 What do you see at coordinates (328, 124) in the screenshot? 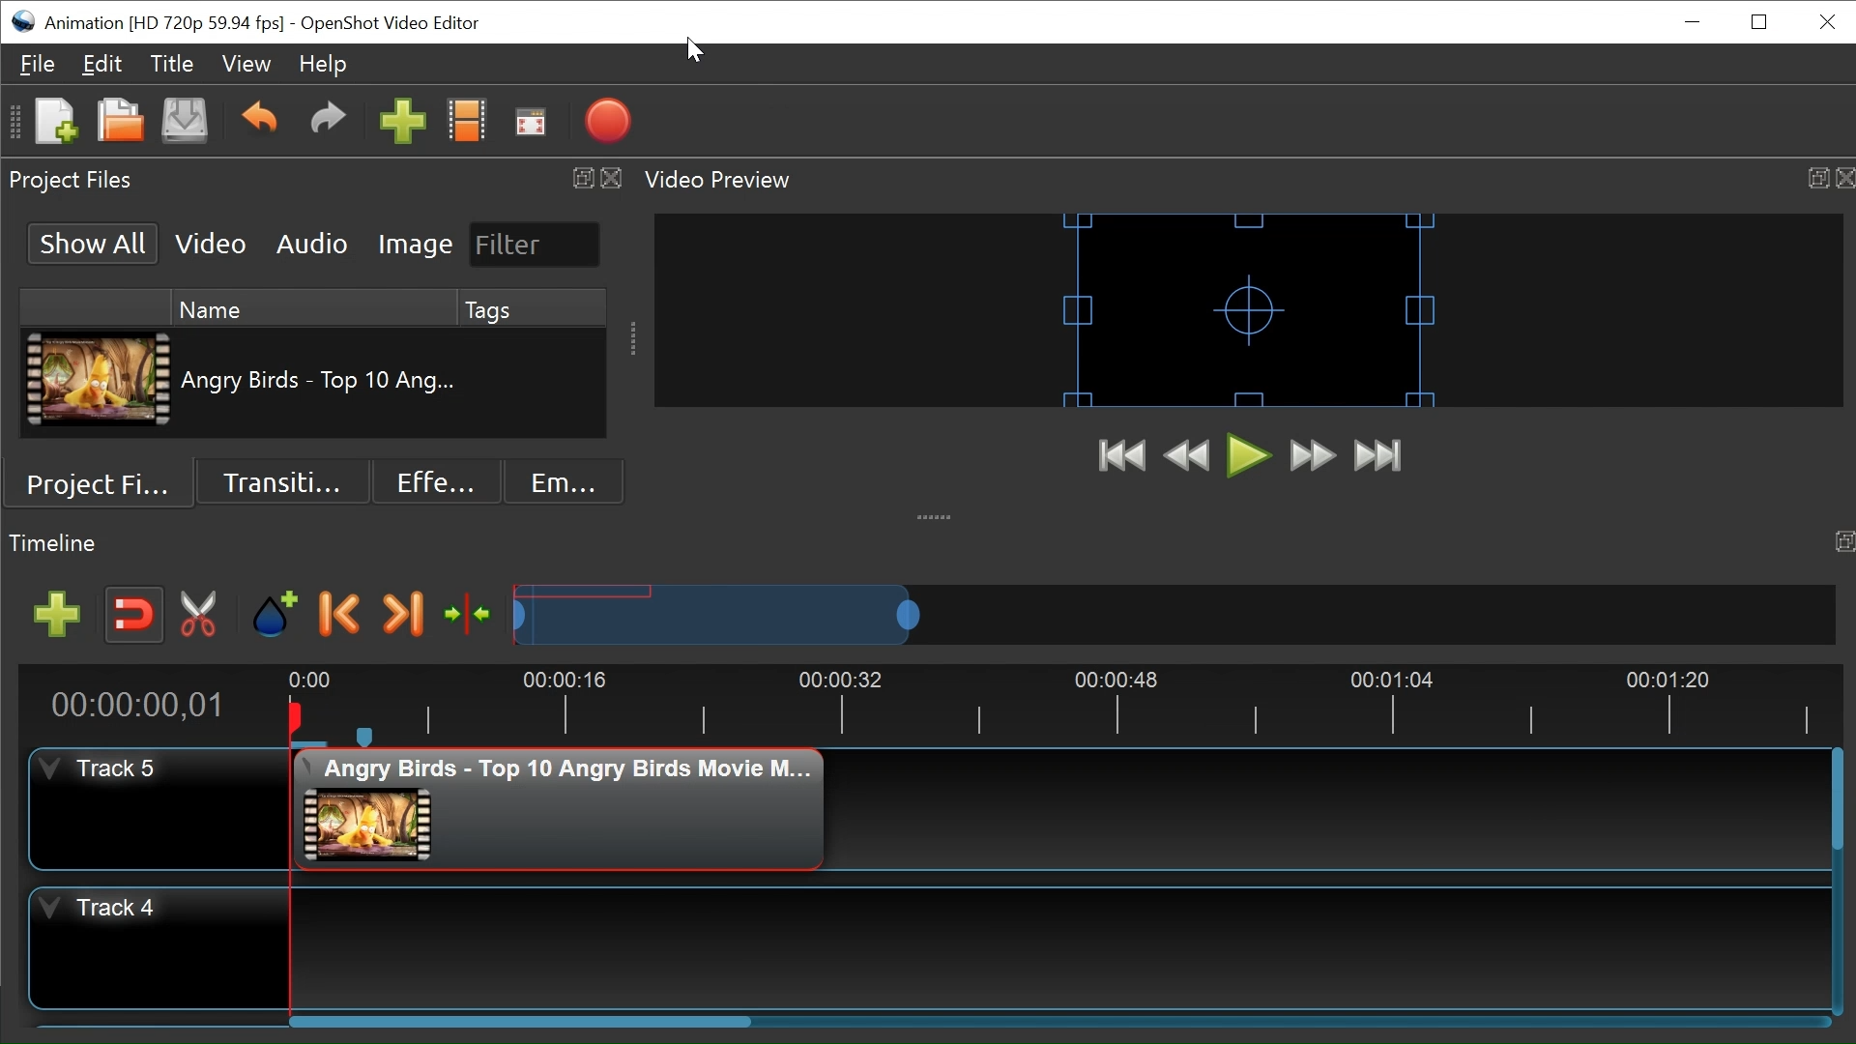
I see `Redo` at bounding box center [328, 124].